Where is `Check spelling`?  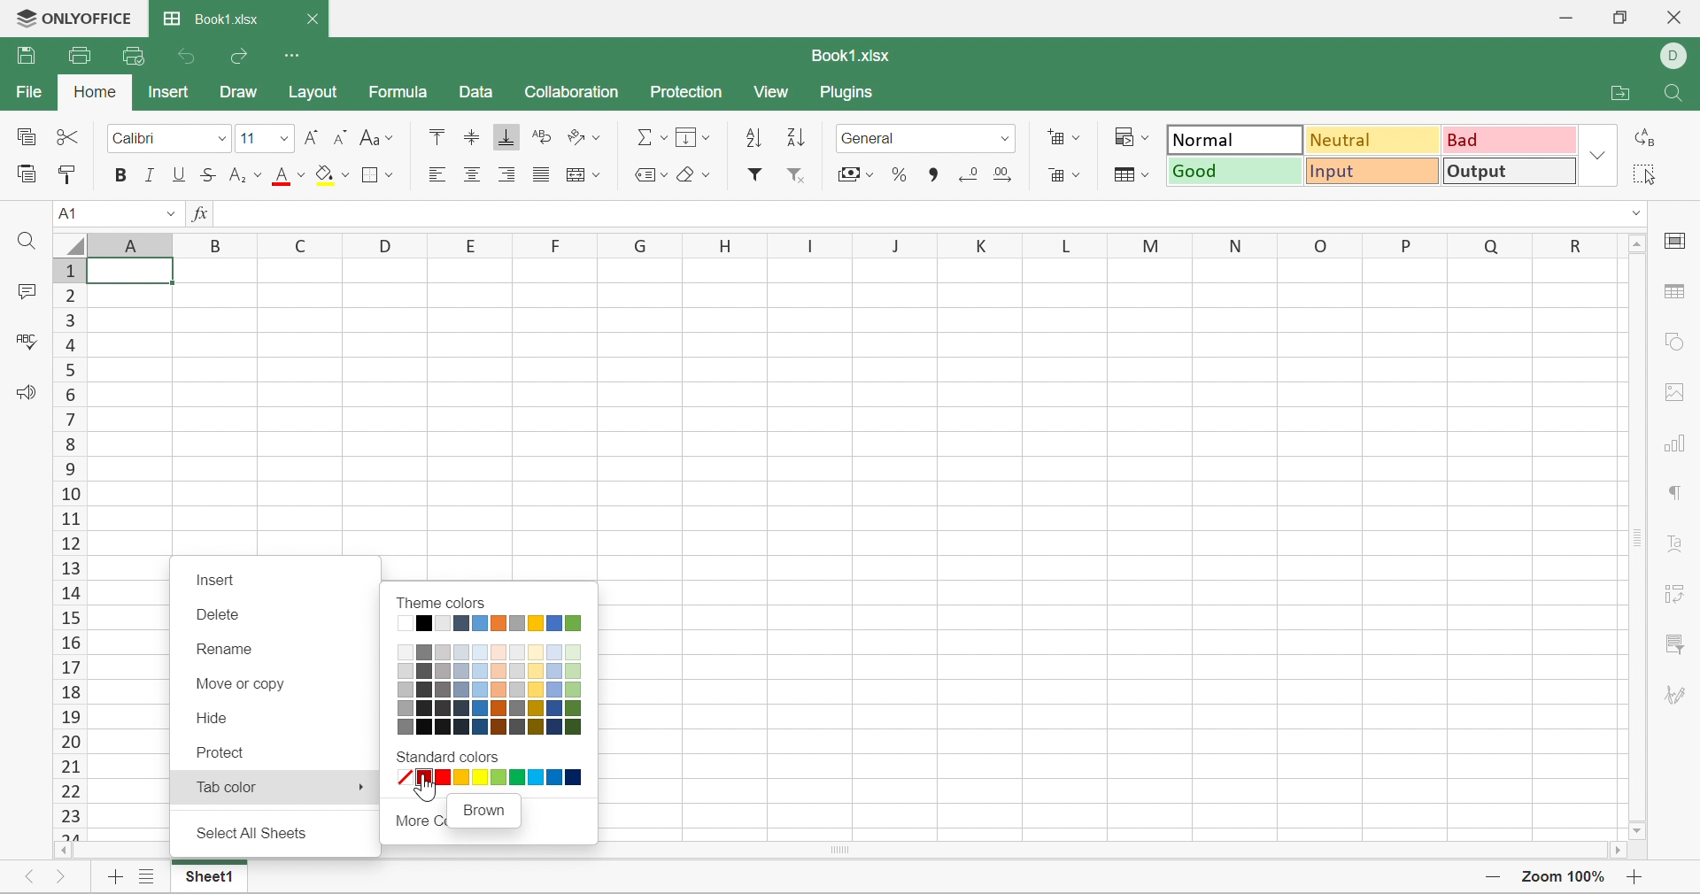
Check spelling is located at coordinates (30, 345).